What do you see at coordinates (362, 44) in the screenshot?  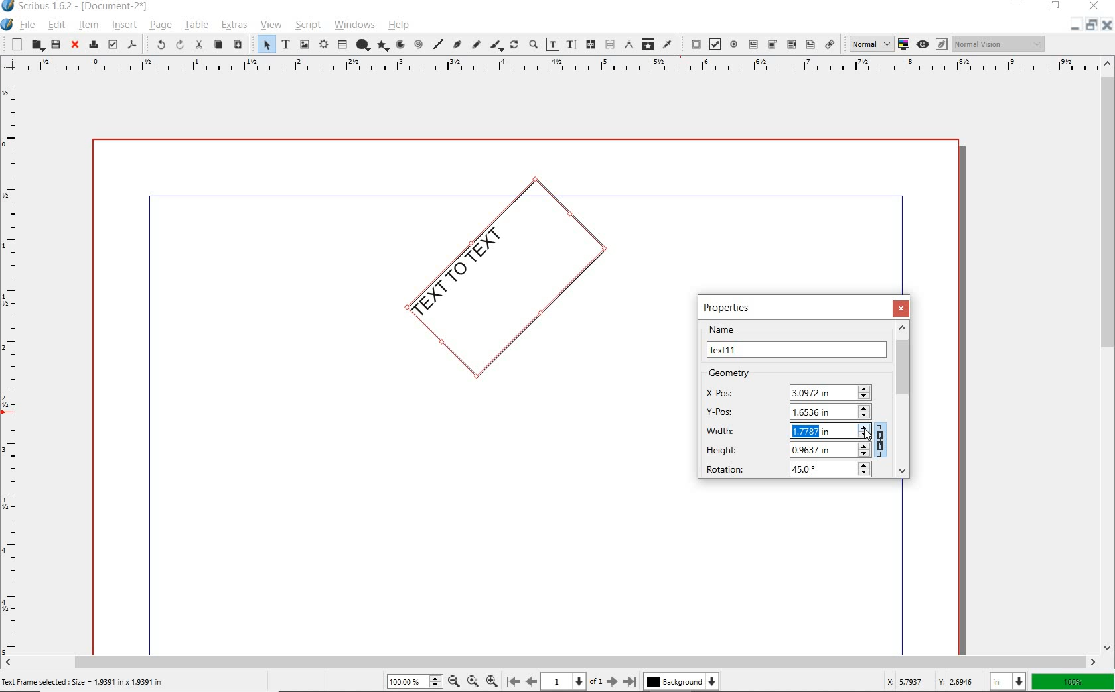 I see `shape` at bounding box center [362, 44].